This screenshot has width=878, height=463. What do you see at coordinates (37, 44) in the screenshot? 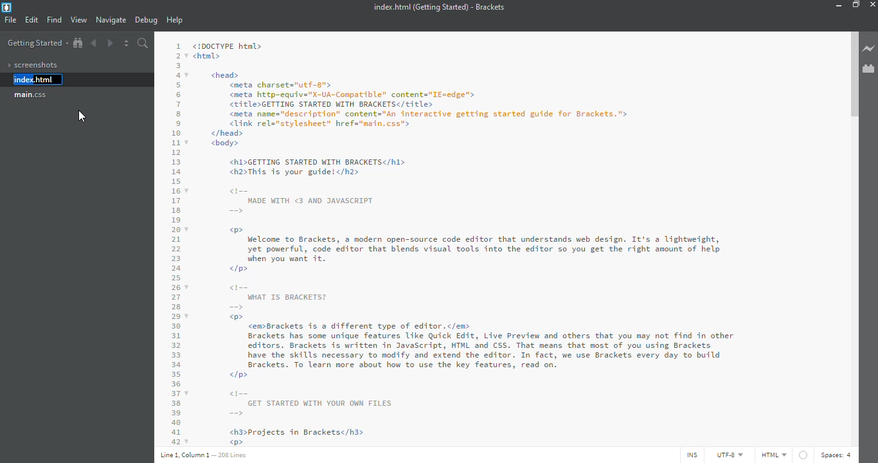
I see `getting started` at bounding box center [37, 44].